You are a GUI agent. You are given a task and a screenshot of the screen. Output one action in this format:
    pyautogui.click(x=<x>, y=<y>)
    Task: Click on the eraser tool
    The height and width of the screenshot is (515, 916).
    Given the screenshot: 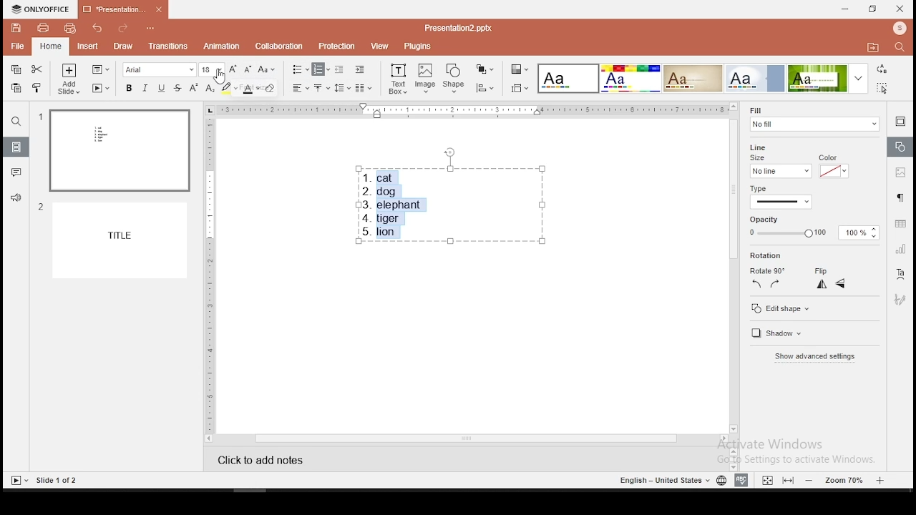 What is the action you would take?
    pyautogui.click(x=271, y=89)
    